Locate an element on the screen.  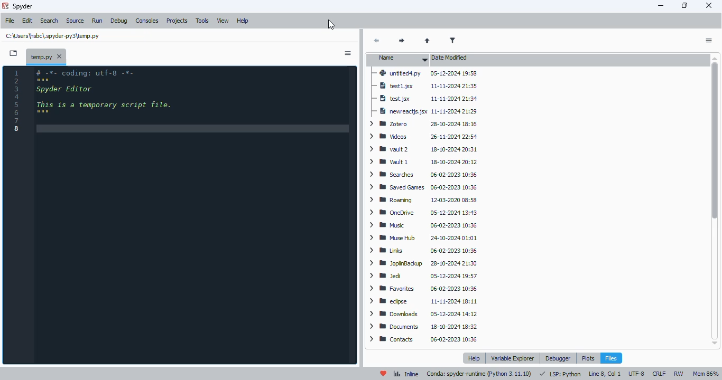
Roaming is located at coordinates (424, 201).